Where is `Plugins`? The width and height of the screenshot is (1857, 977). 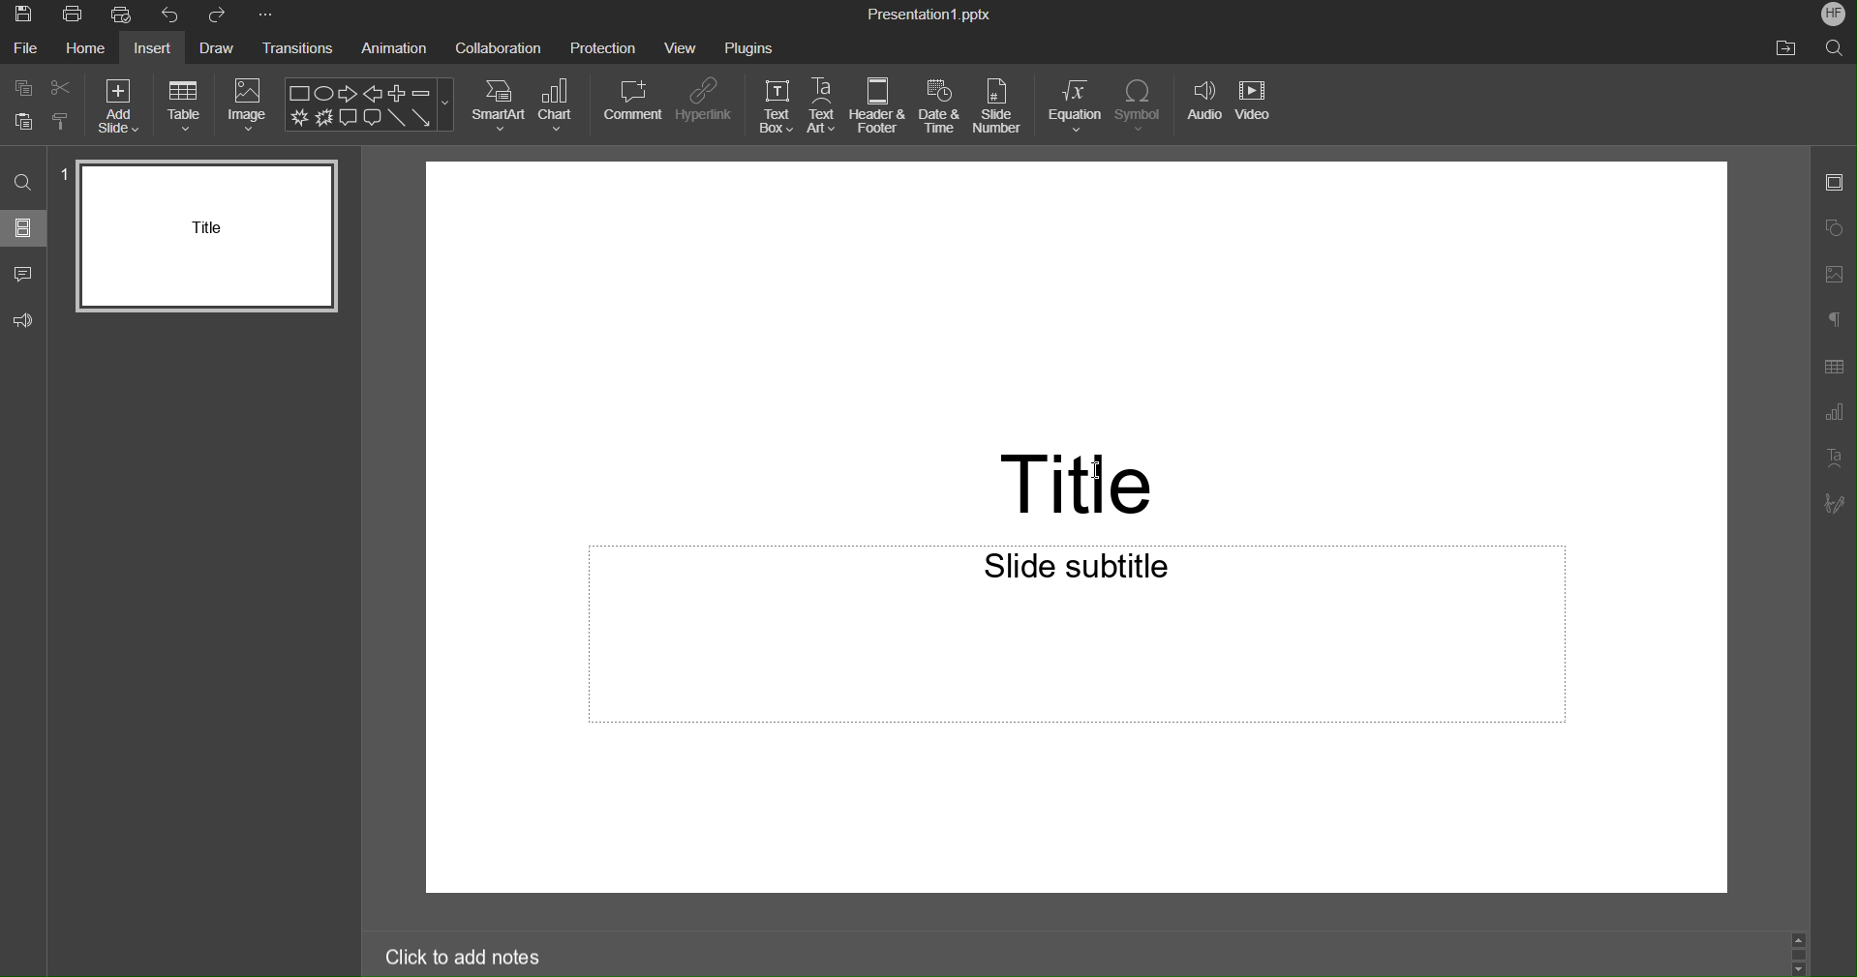 Plugins is located at coordinates (748, 48).